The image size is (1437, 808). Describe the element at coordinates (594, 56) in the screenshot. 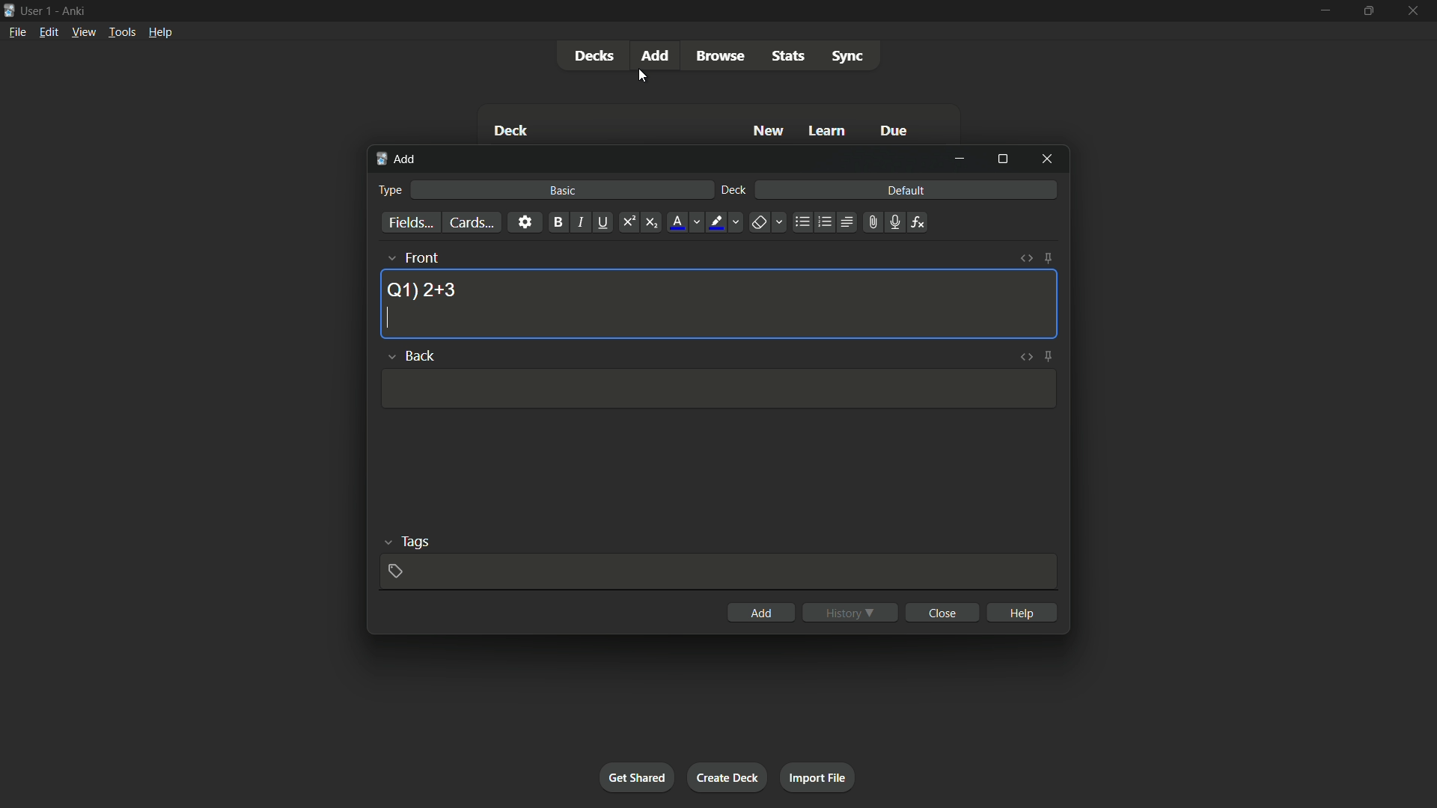

I see `decks` at that location.